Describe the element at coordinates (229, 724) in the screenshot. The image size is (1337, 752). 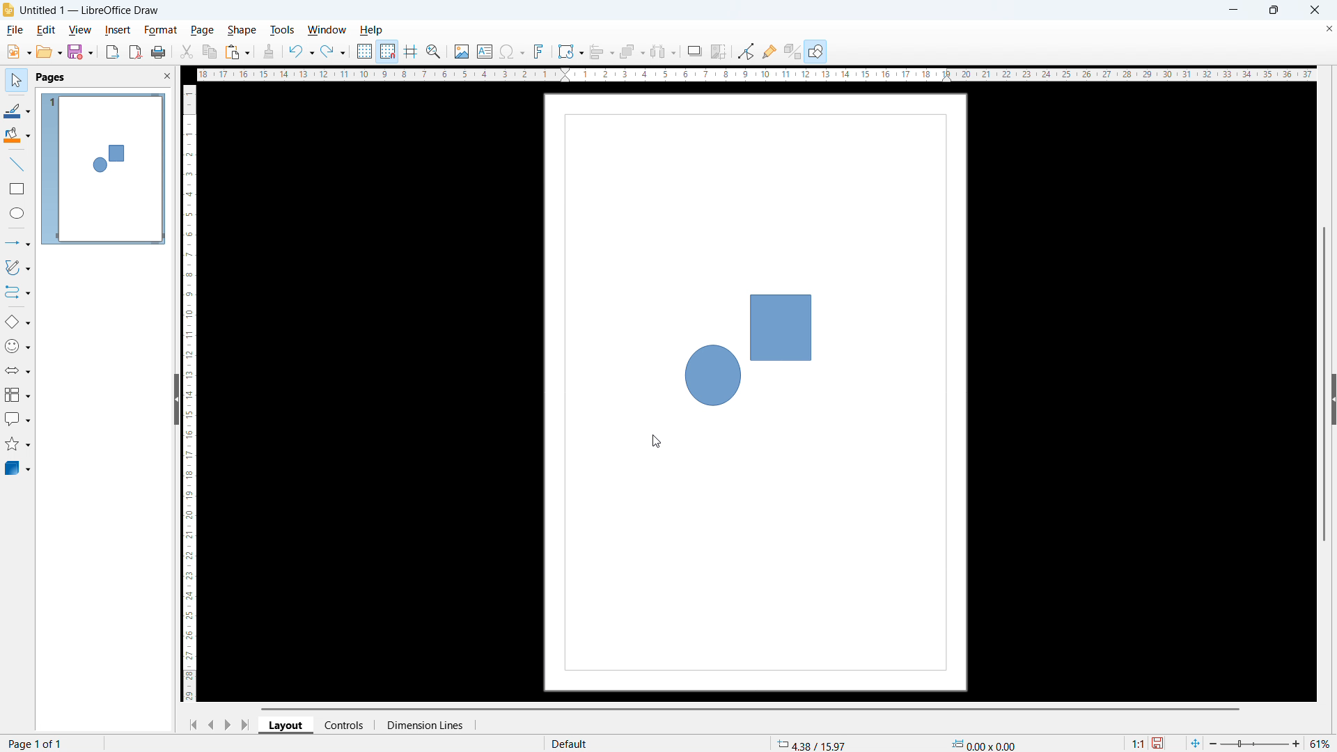
I see `next page` at that location.